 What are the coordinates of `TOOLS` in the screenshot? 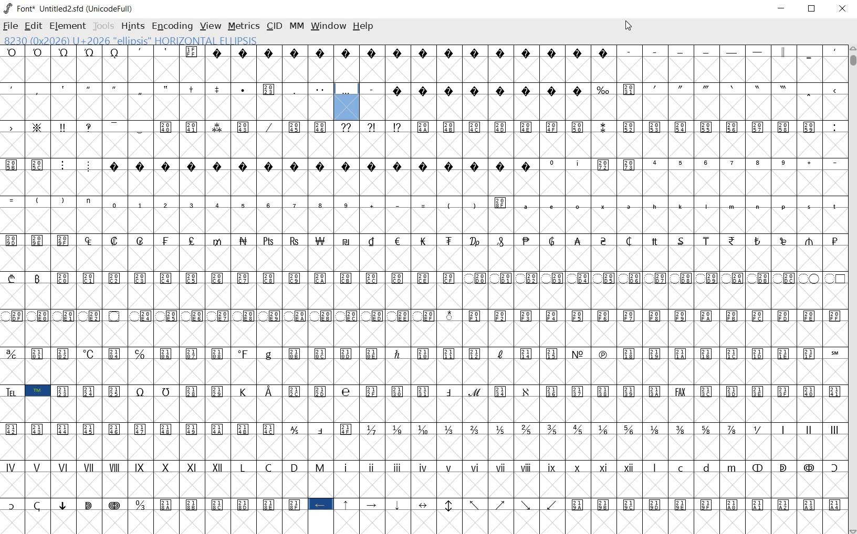 It's located at (104, 26).